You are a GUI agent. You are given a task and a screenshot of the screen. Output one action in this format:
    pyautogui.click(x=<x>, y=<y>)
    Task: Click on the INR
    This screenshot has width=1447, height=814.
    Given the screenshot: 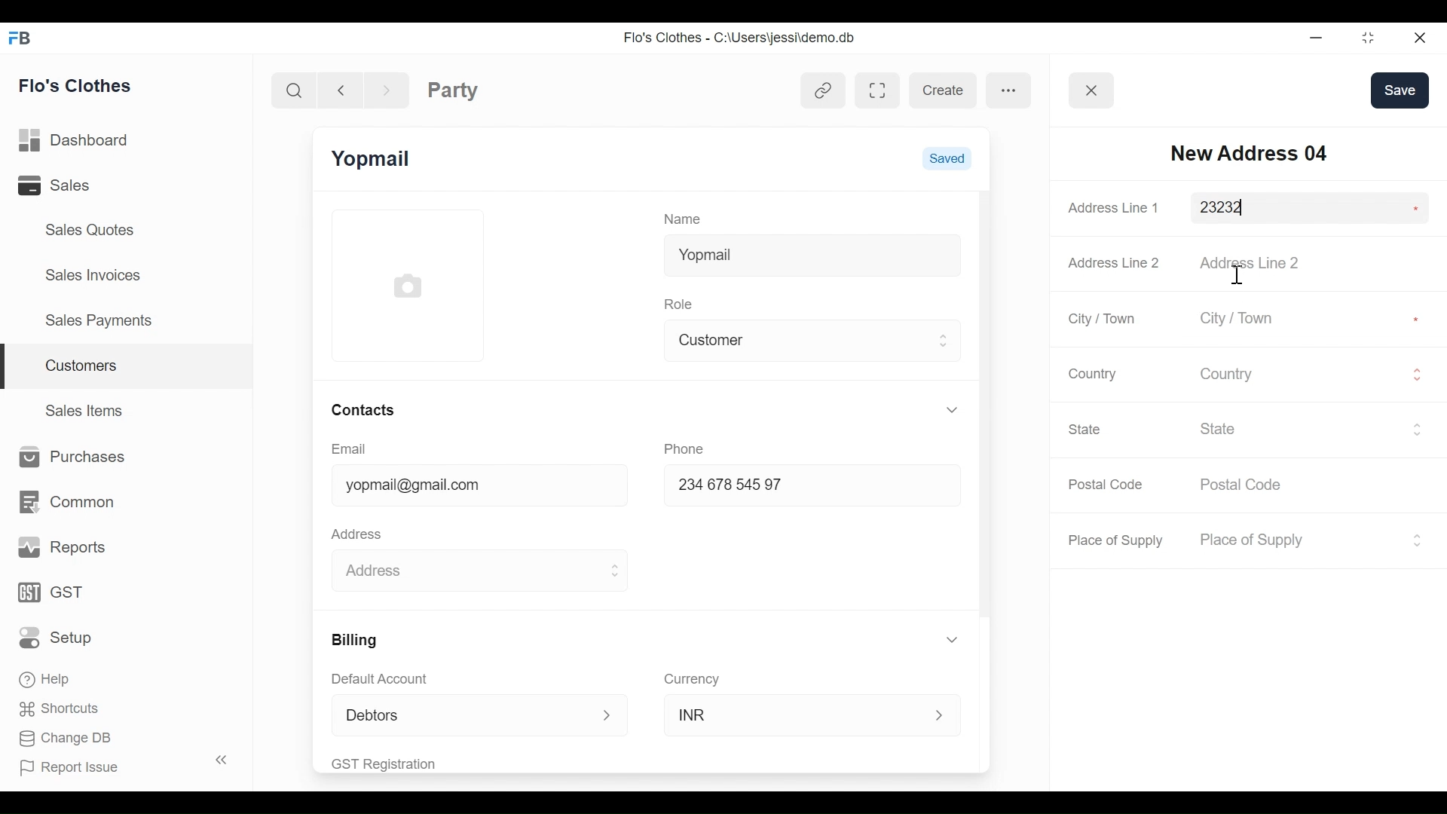 What is the action you would take?
    pyautogui.click(x=796, y=714)
    